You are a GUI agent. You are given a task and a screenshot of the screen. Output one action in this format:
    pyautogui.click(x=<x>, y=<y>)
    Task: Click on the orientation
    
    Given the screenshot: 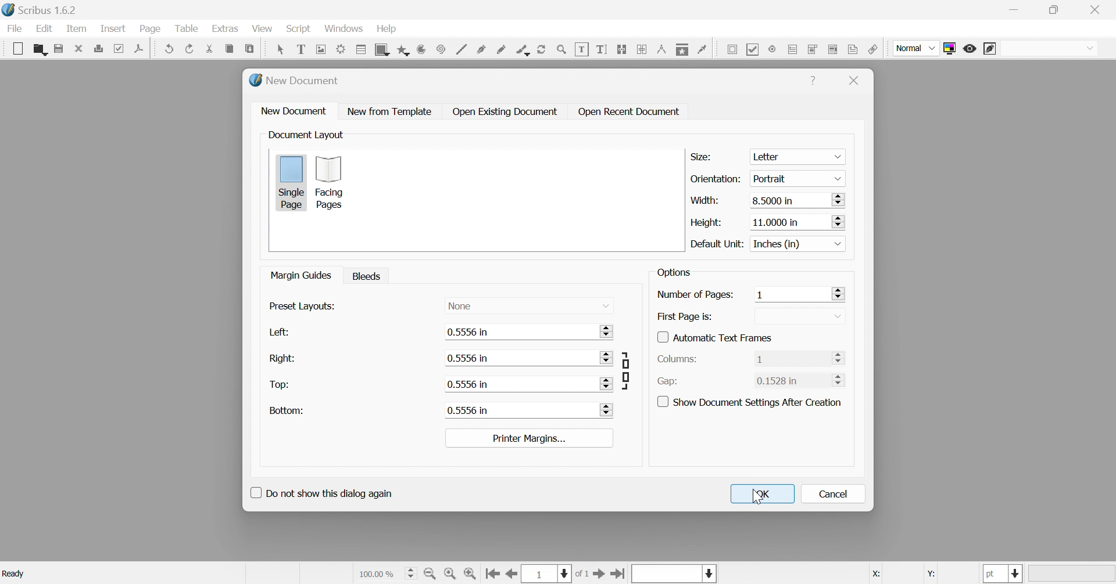 What is the action you would take?
    pyautogui.click(x=716, y=179)
    